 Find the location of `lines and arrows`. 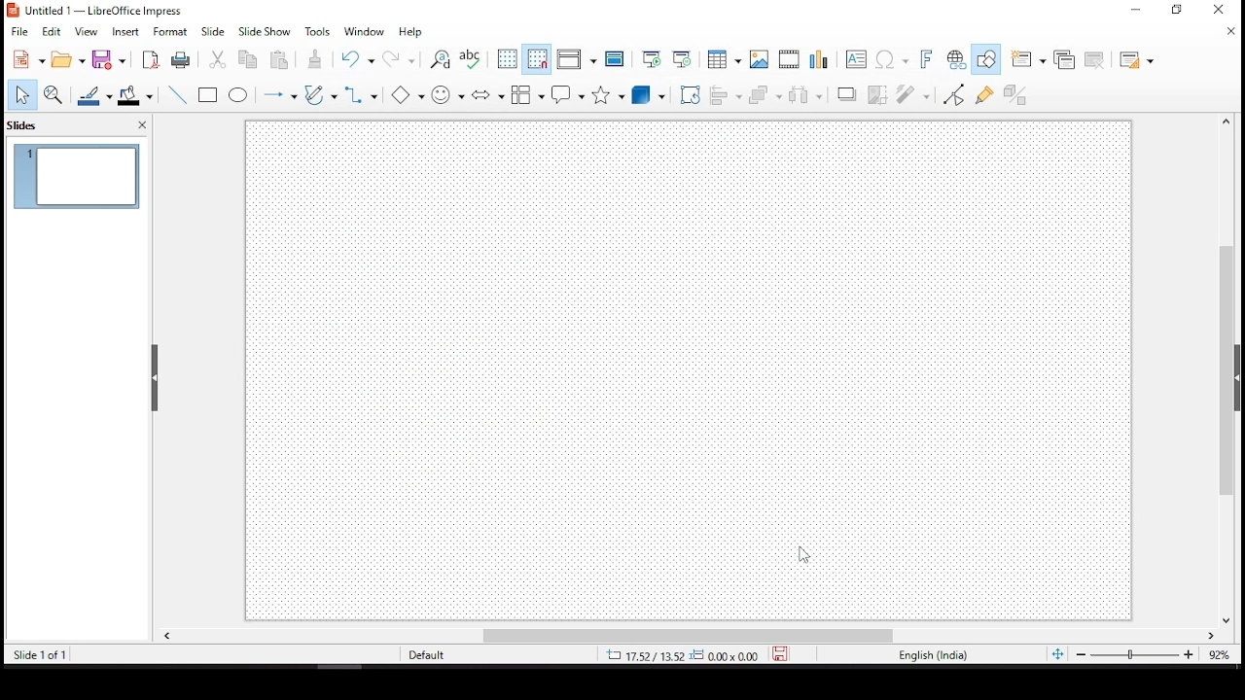

lines and arrows is located at coordinates (279, 93).